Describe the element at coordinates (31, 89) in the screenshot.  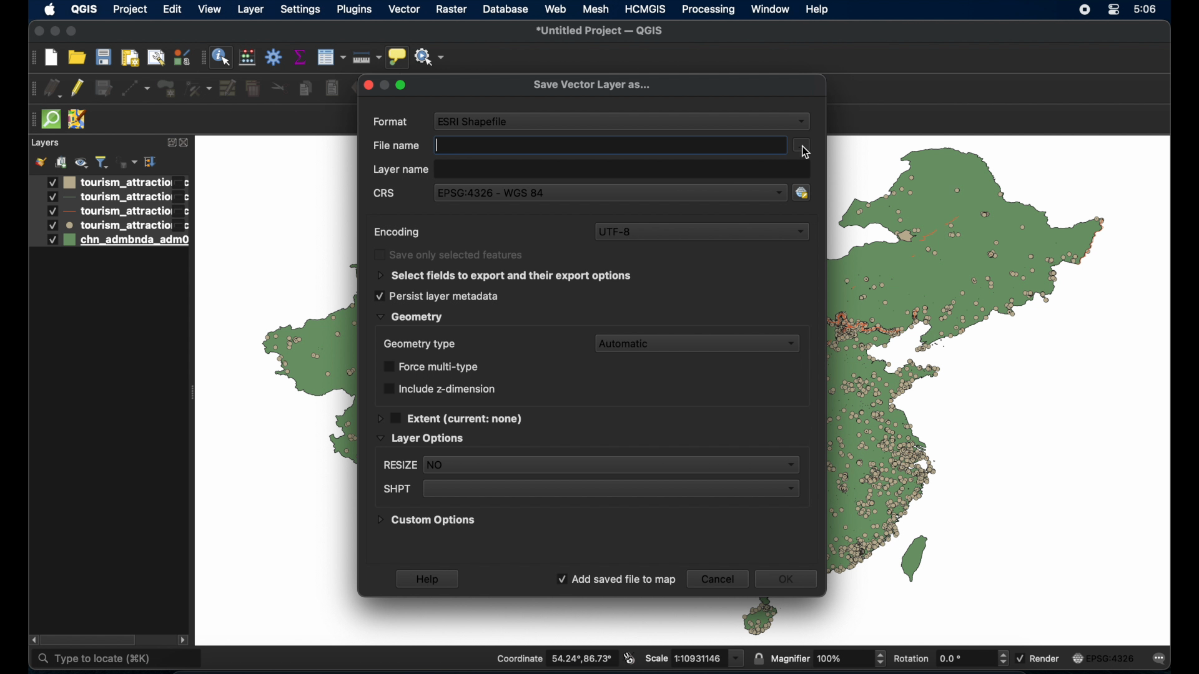
I see `drag handle` at that location.